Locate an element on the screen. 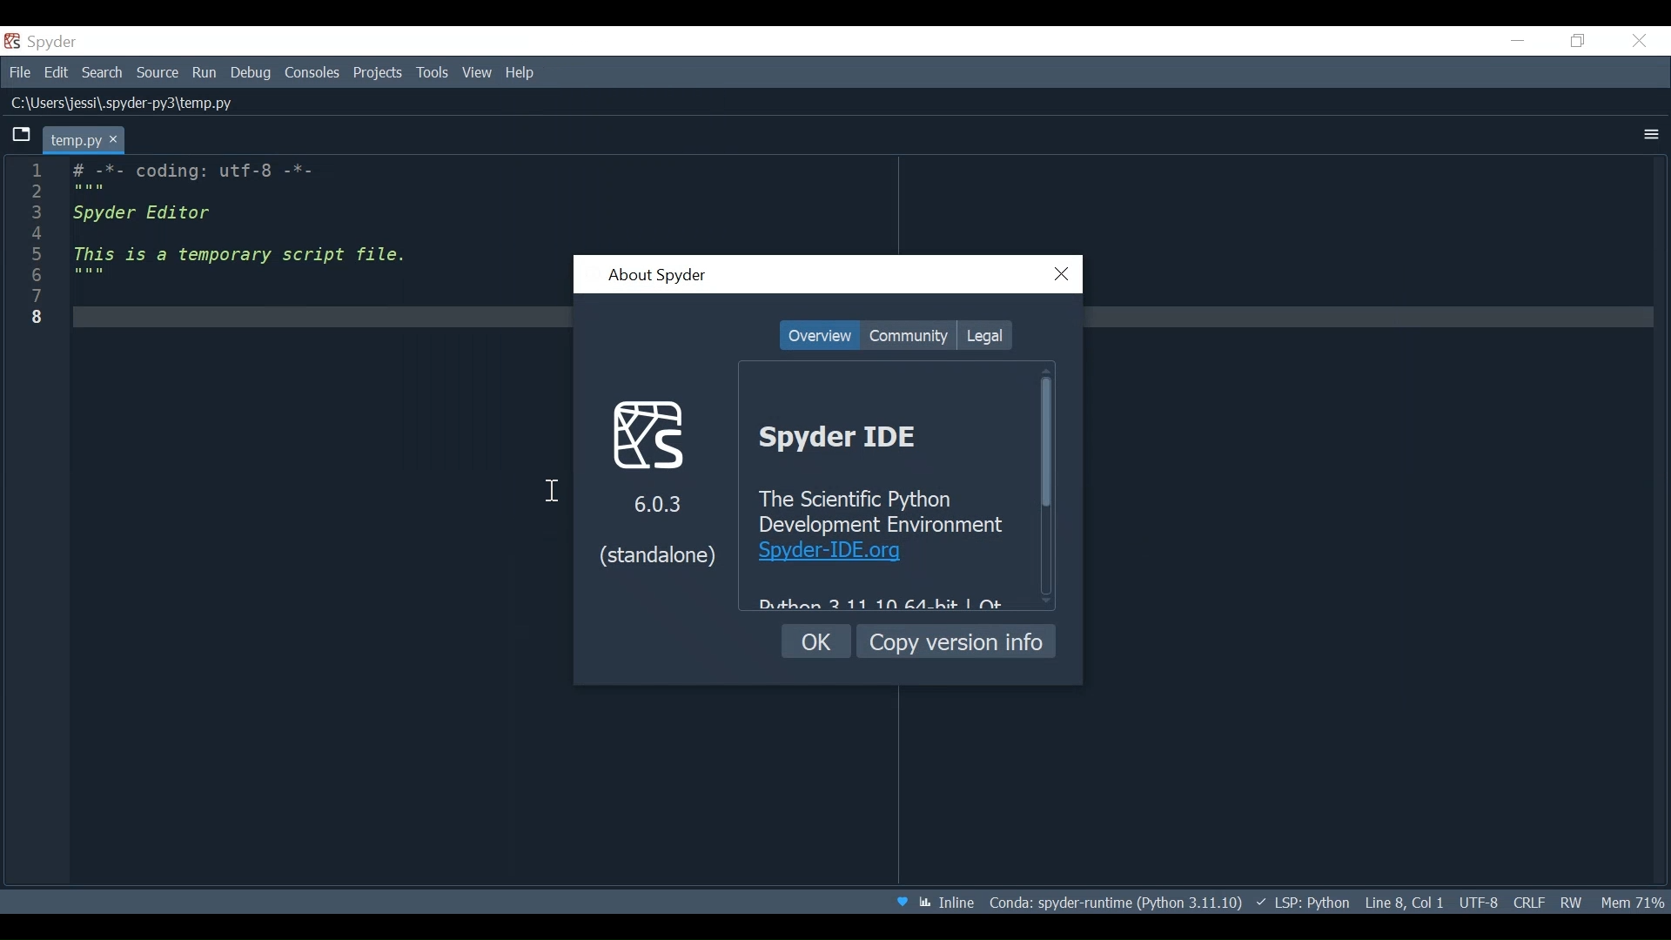  Toggle between inline and interactive indicator is located at coordinates (949, 903).